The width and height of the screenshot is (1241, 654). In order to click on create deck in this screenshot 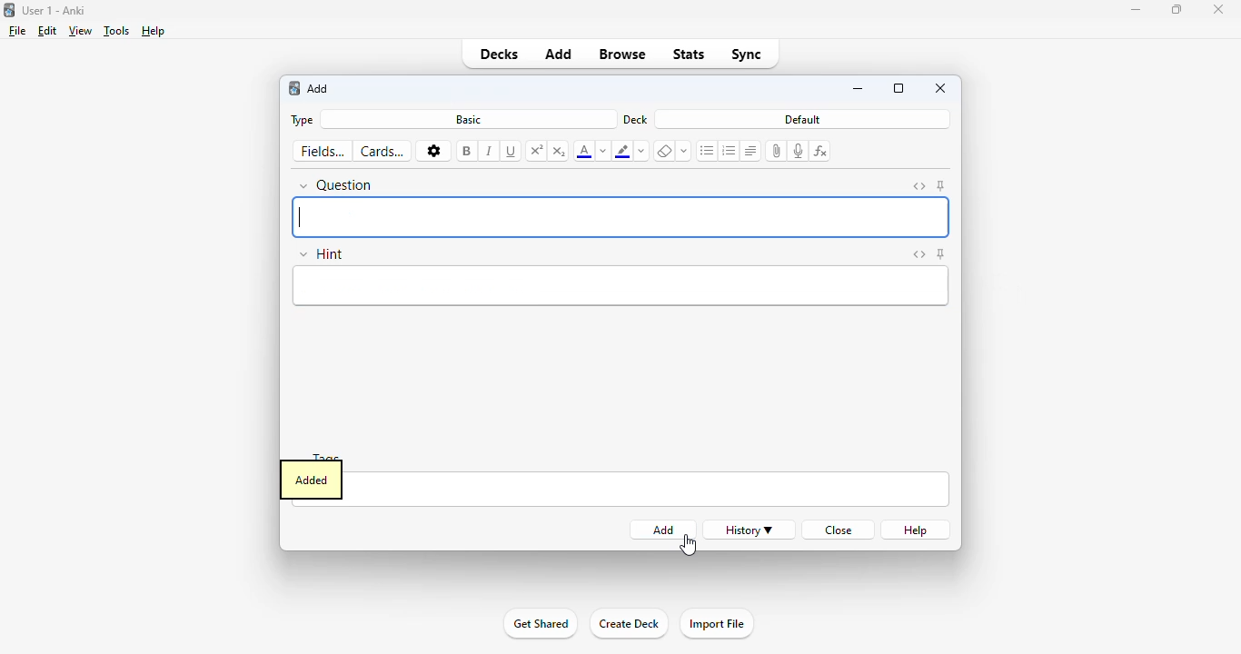, I will do `click(629, 624)`.